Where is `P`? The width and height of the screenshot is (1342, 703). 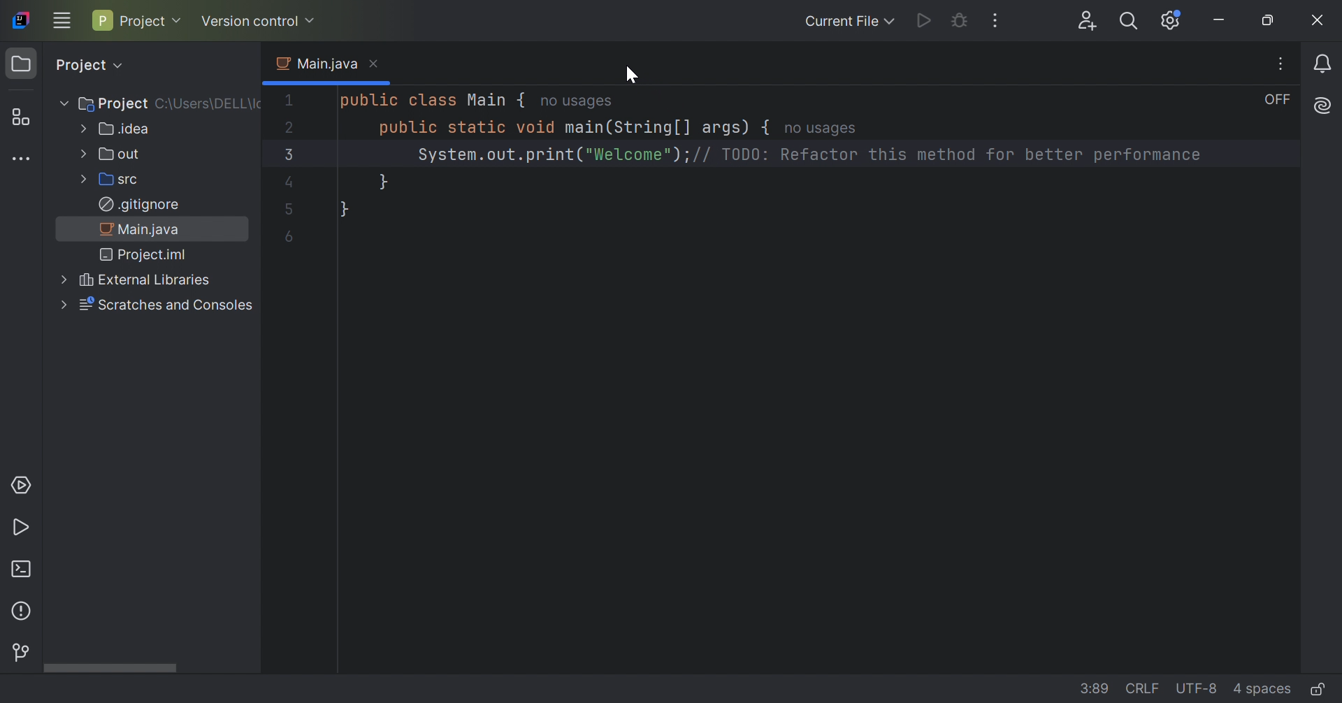
P is located at coordinates (101, 20).